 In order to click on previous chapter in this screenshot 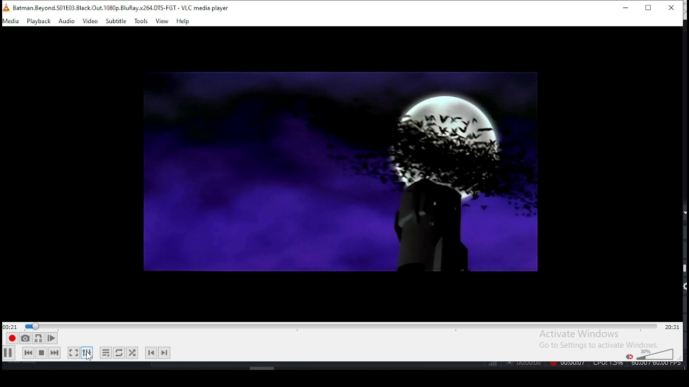, I will do `click(150, 353)`.